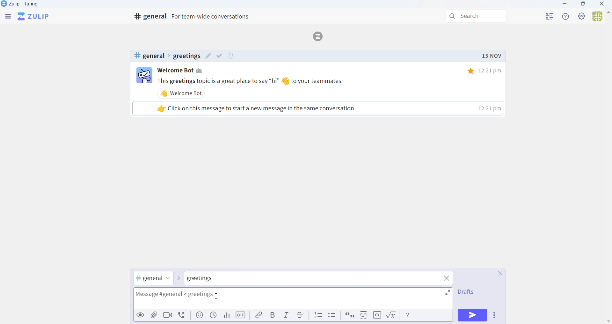 This screenshot has height=324, width=612. Describe the element at coordinates (550, 15) in the screenshot. I see `profile` at that location.